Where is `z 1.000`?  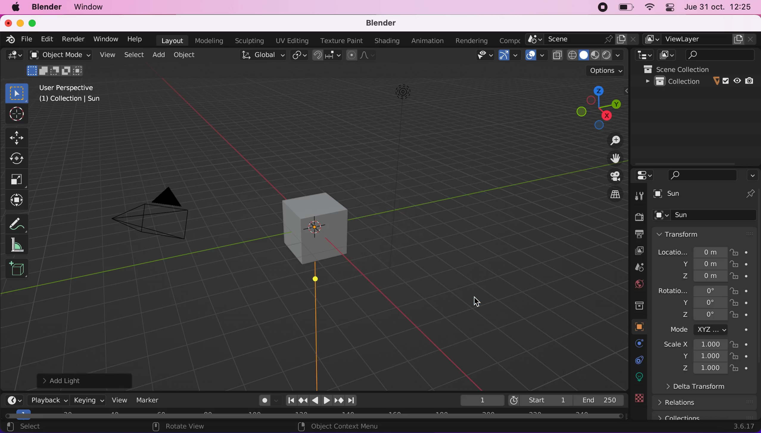 z 1.000 is located at coordinates (705, 369).